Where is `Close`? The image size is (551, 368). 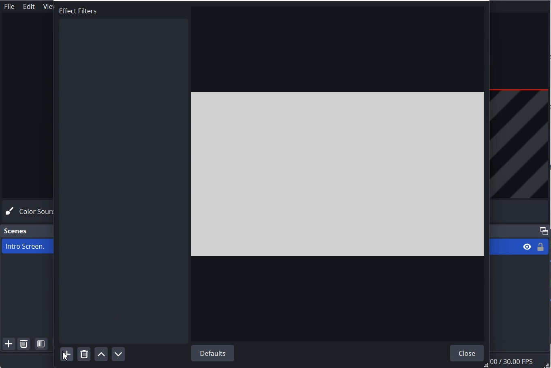 Close is located at coordinates (466, 353).